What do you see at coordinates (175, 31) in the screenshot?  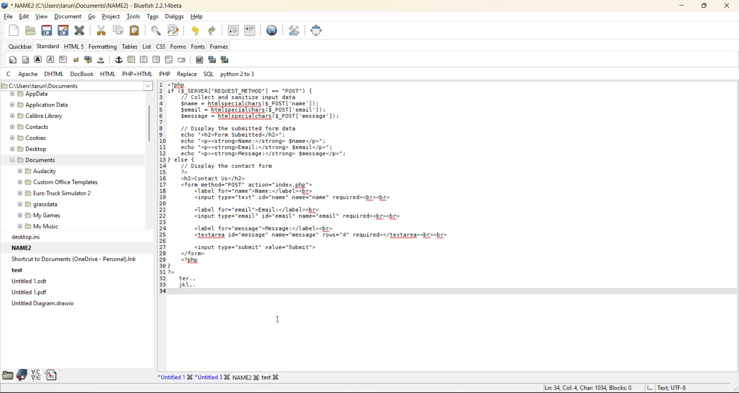 I see `find and replace` at bounding box center [175, 31].